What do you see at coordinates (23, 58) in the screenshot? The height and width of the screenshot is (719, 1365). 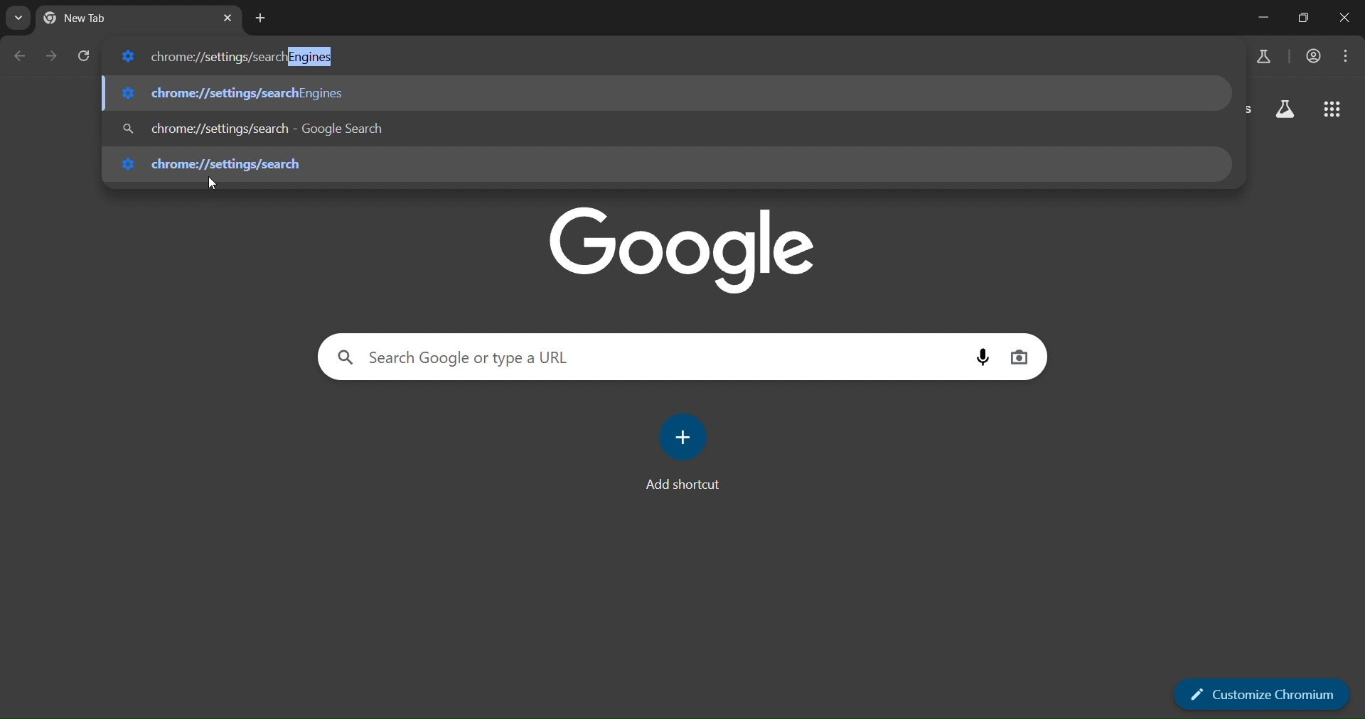 I see `go back 1 page` at bounding box center [23, 58].